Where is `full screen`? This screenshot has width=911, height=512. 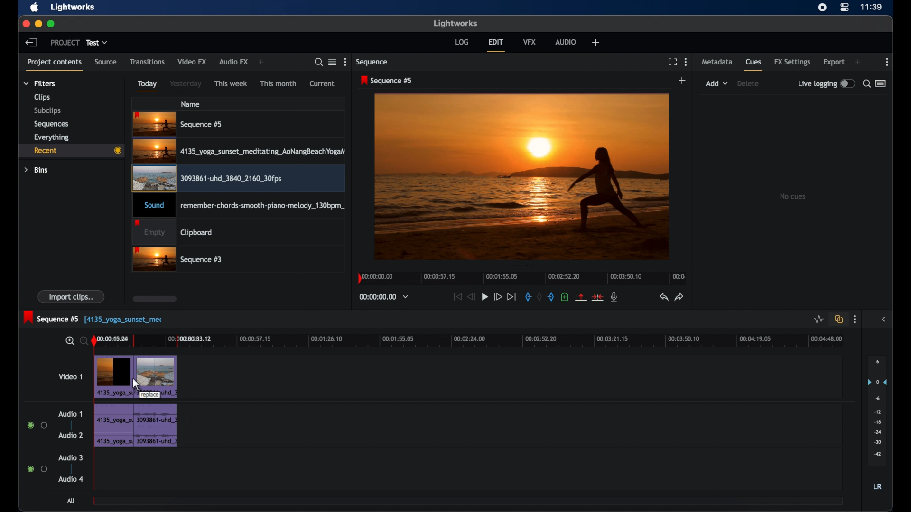 full screen is located at coordinates (672, 62).